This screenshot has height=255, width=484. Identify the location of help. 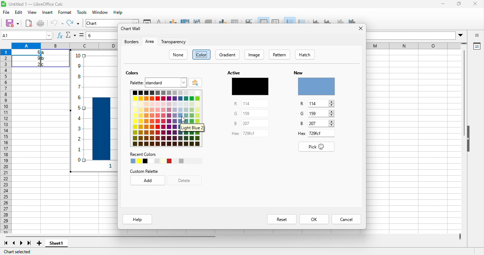
(118, 13).